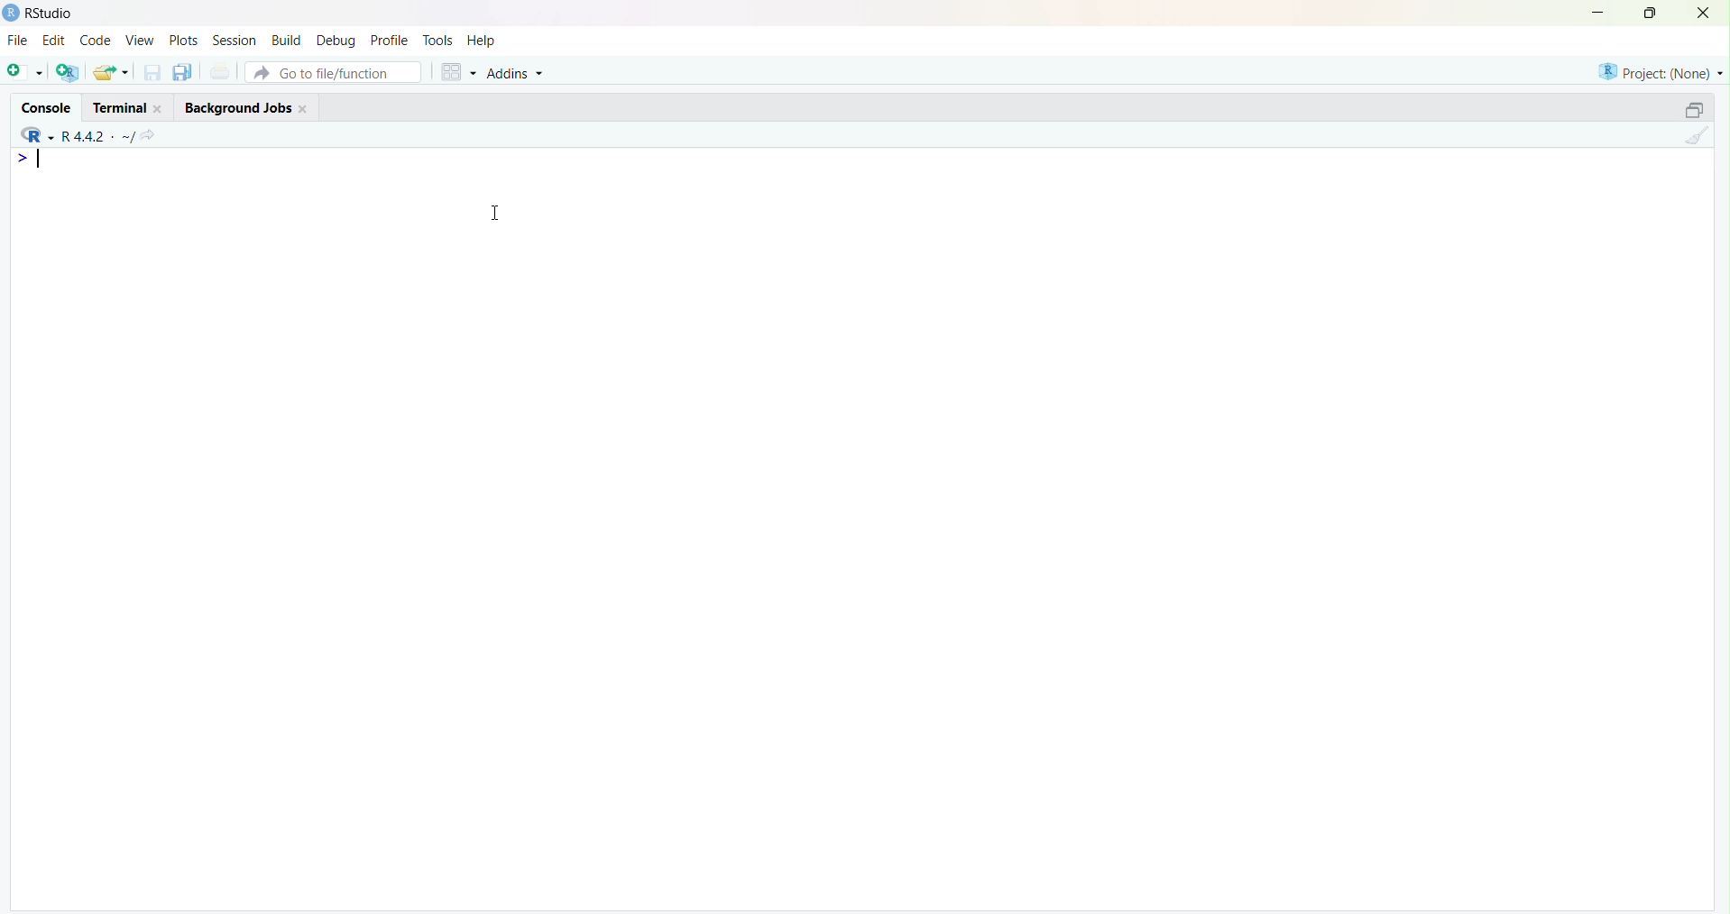  I want to click on Console, so click(49, 104).